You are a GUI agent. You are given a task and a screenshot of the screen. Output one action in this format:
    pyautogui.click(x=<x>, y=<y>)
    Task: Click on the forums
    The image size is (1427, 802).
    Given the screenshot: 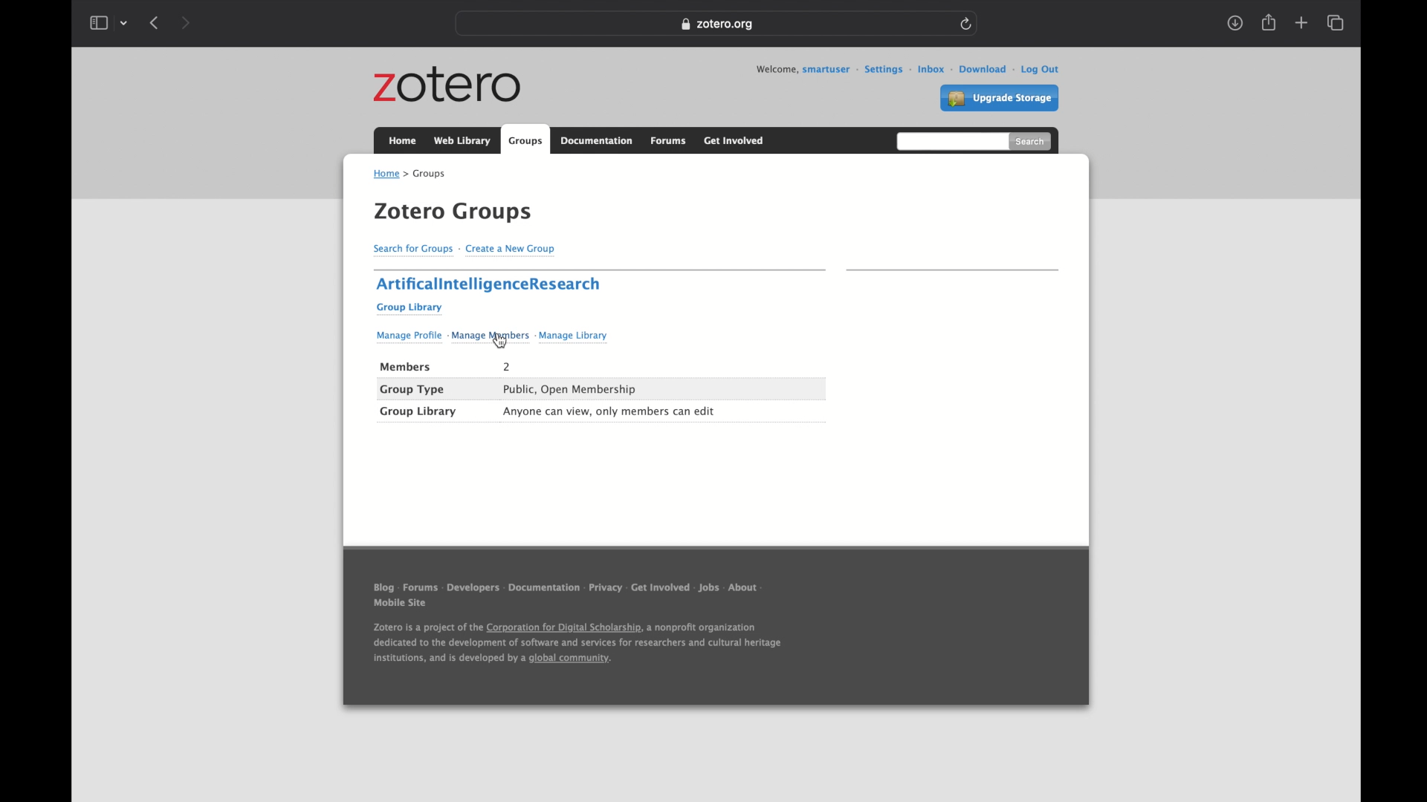 What is the action you would take?
    pyautogui.click(x=420, y=587)
    